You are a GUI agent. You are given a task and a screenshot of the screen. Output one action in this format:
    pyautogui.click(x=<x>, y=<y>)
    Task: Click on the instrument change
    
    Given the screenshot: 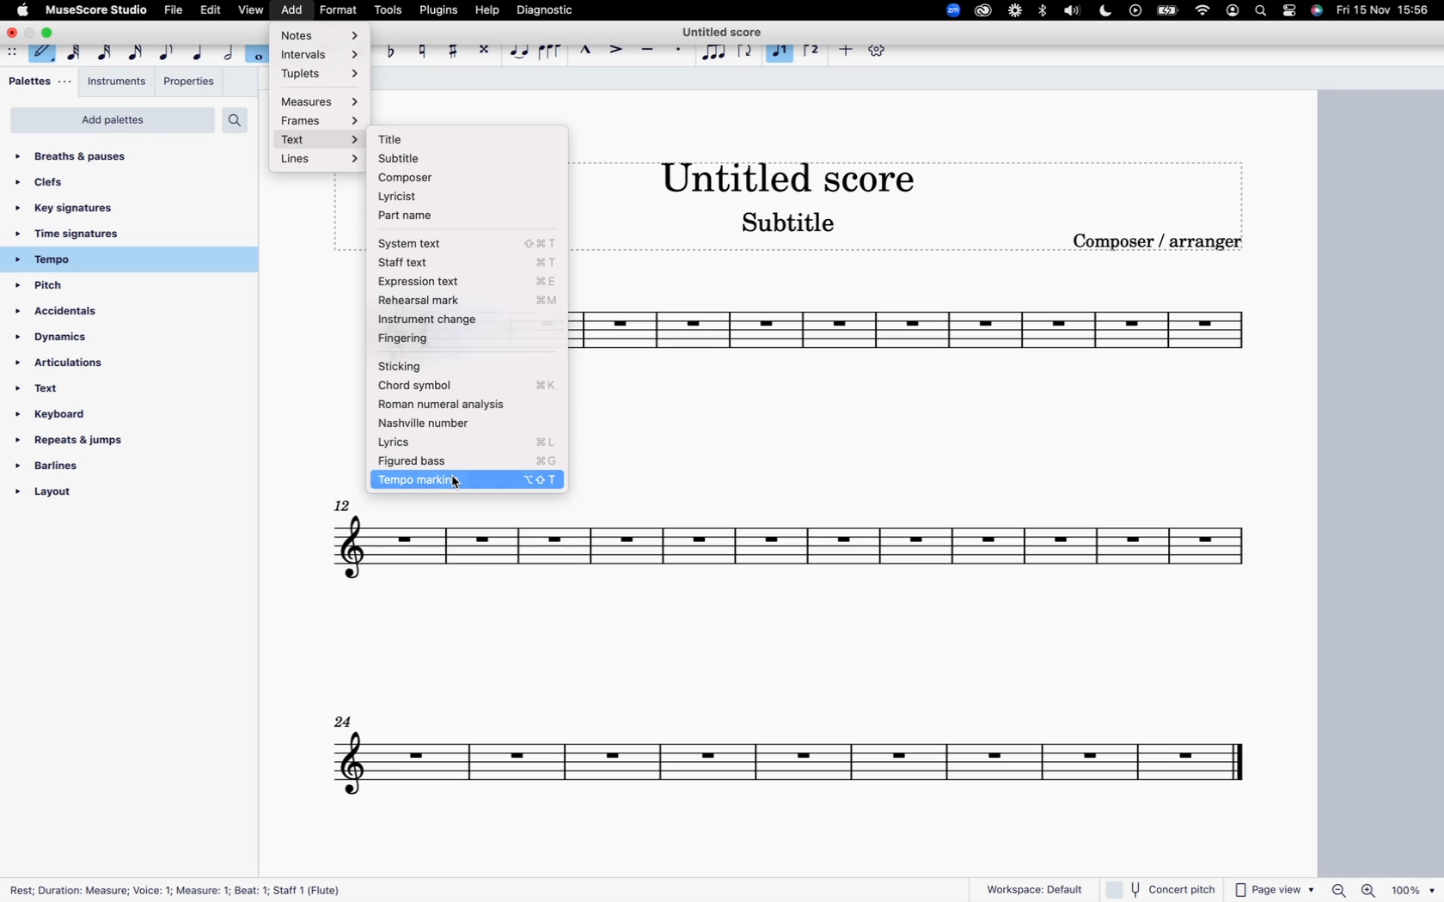 What is the action you would take?
    pyautogui.click(x=468, y=317)
    